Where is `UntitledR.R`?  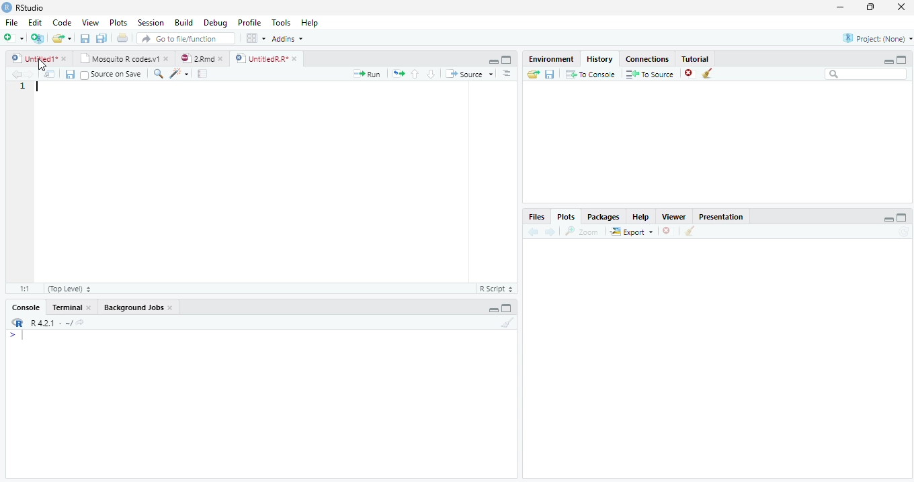
UntitledR.R is located at coordinates (266, 58).